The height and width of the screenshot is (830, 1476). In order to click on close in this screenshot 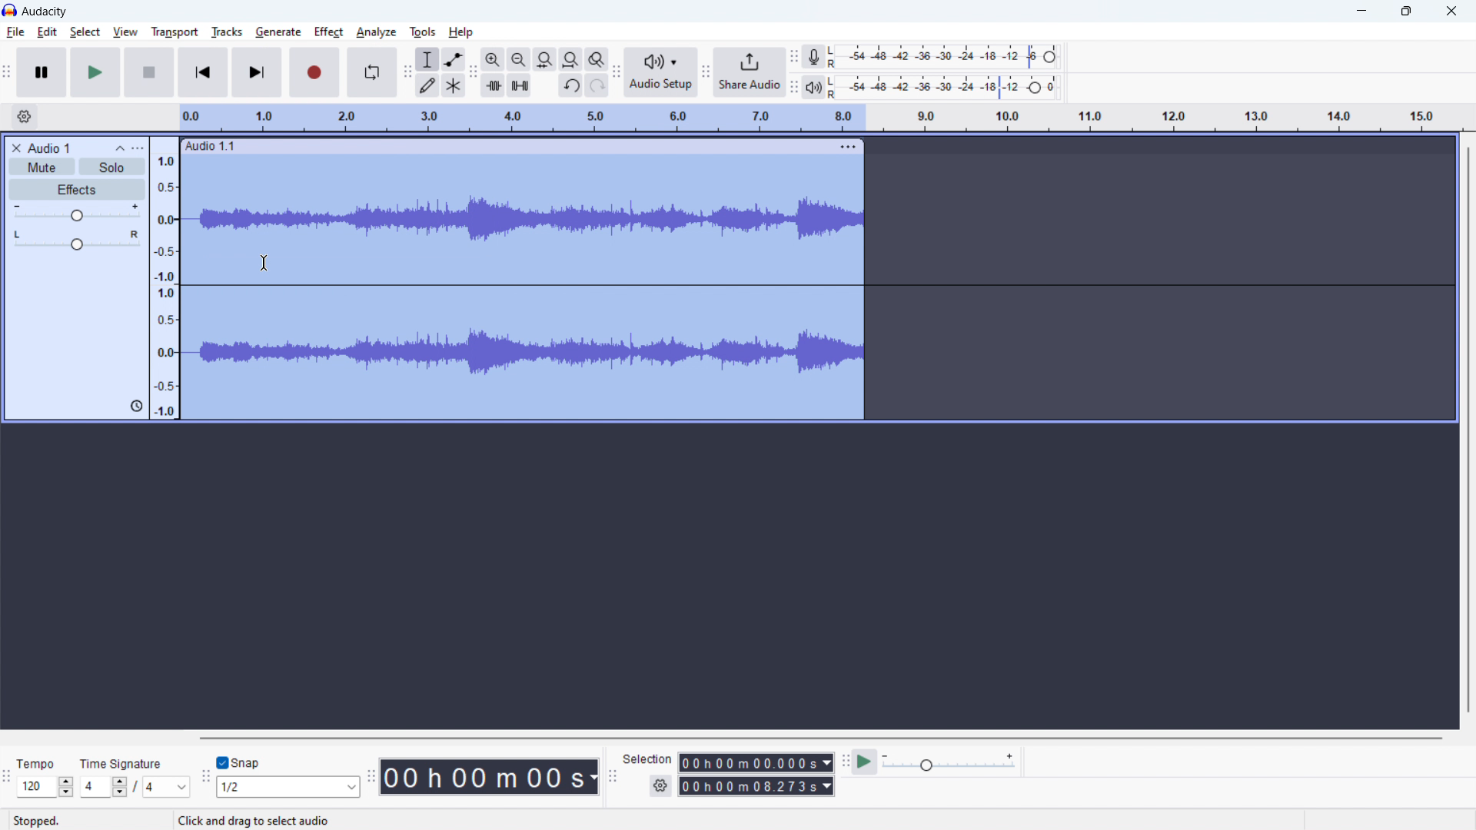, I will do `click(1453, 12)`.